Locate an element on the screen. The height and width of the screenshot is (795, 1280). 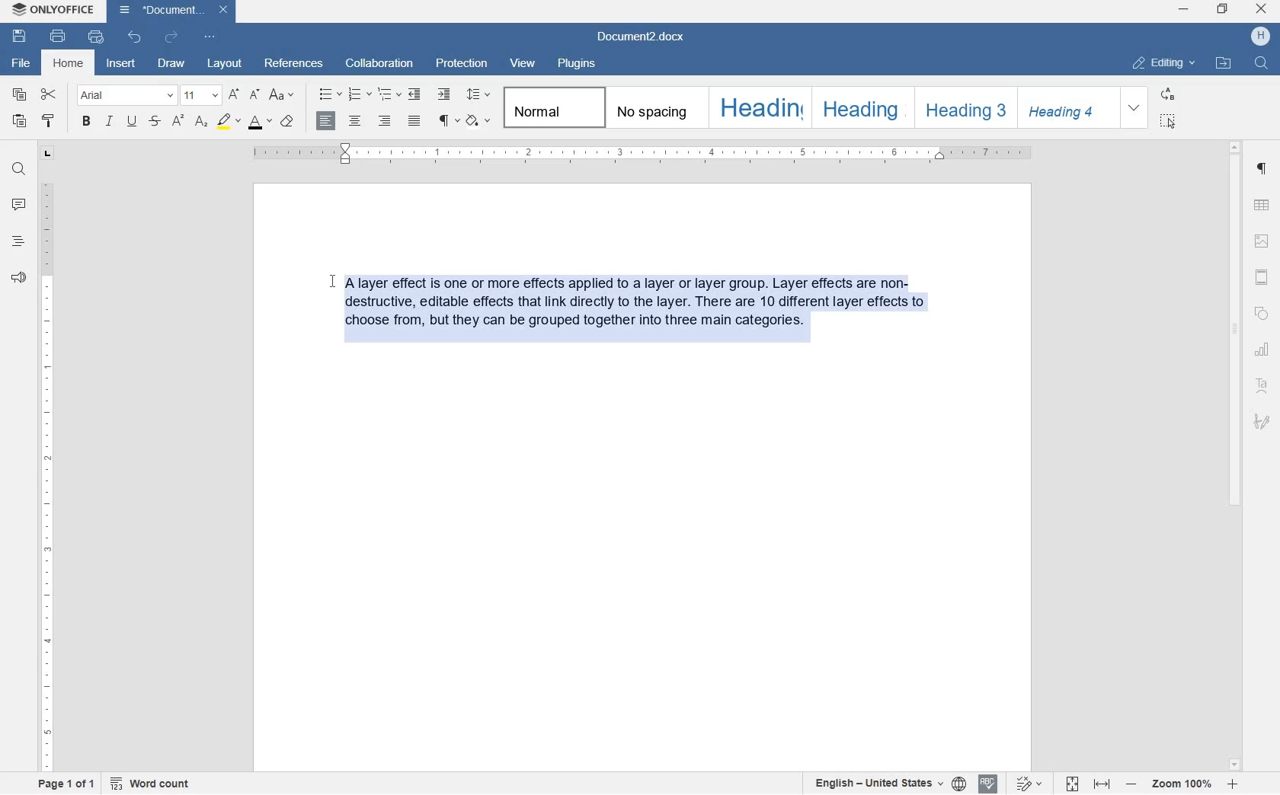
find is located at coordinates (18, 168).